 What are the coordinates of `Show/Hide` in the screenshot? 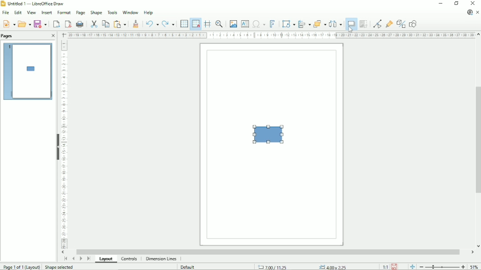 It's located at (58, 146).